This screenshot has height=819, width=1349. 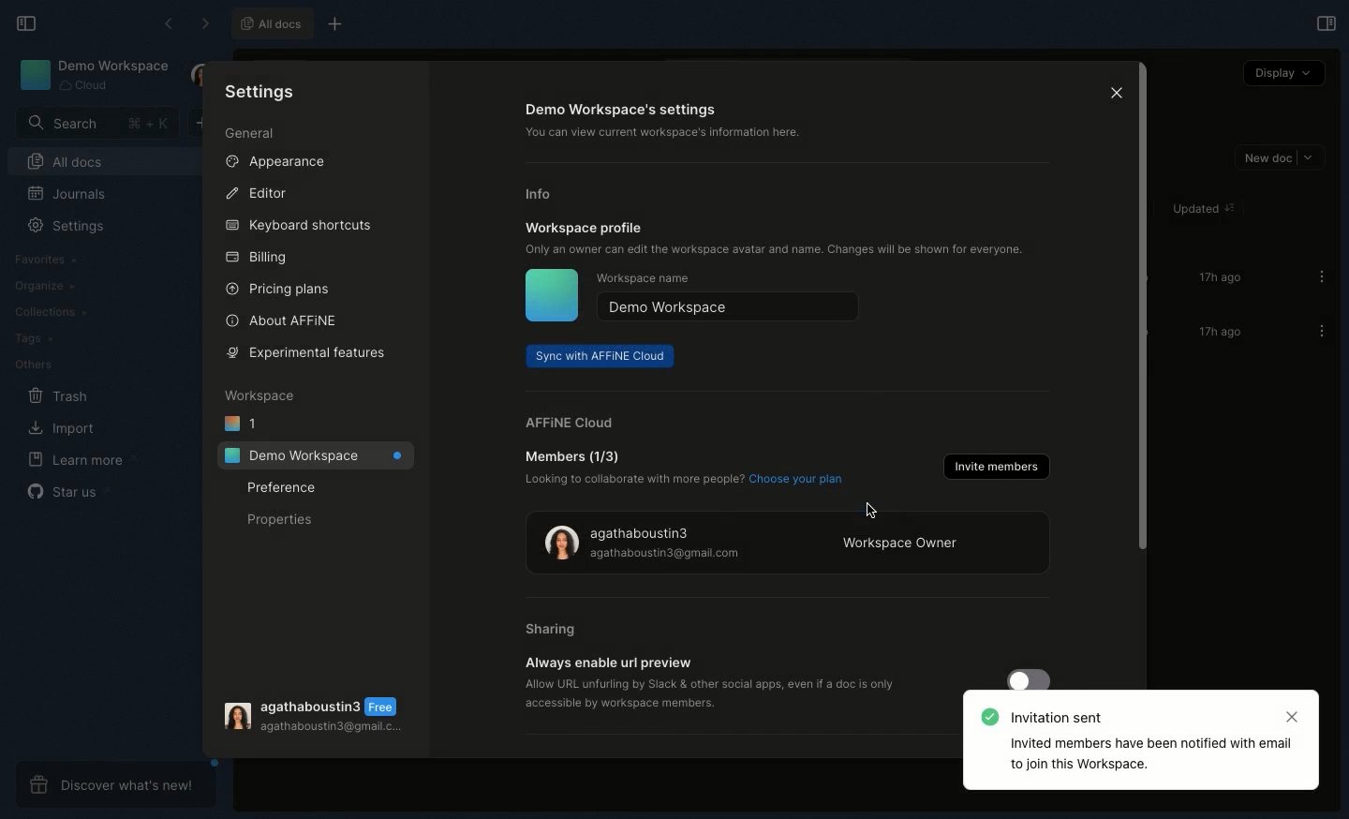 I want to click on Experimental features, so click(x=306, y=353).